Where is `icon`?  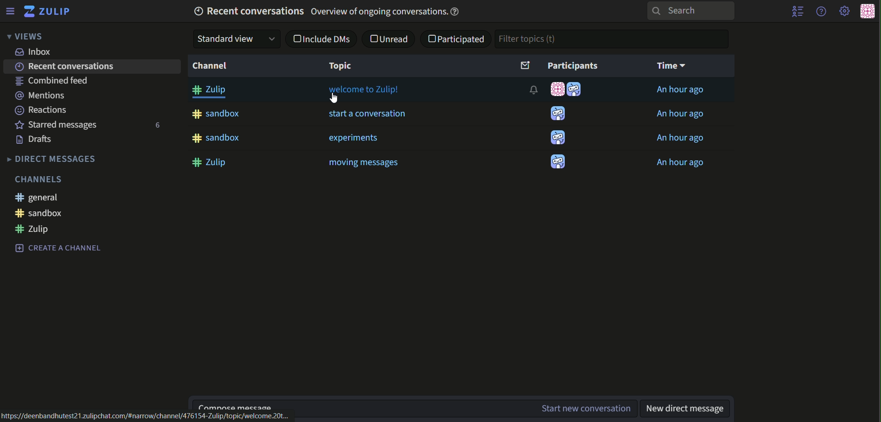
icon is located at coordinates (555, 138).